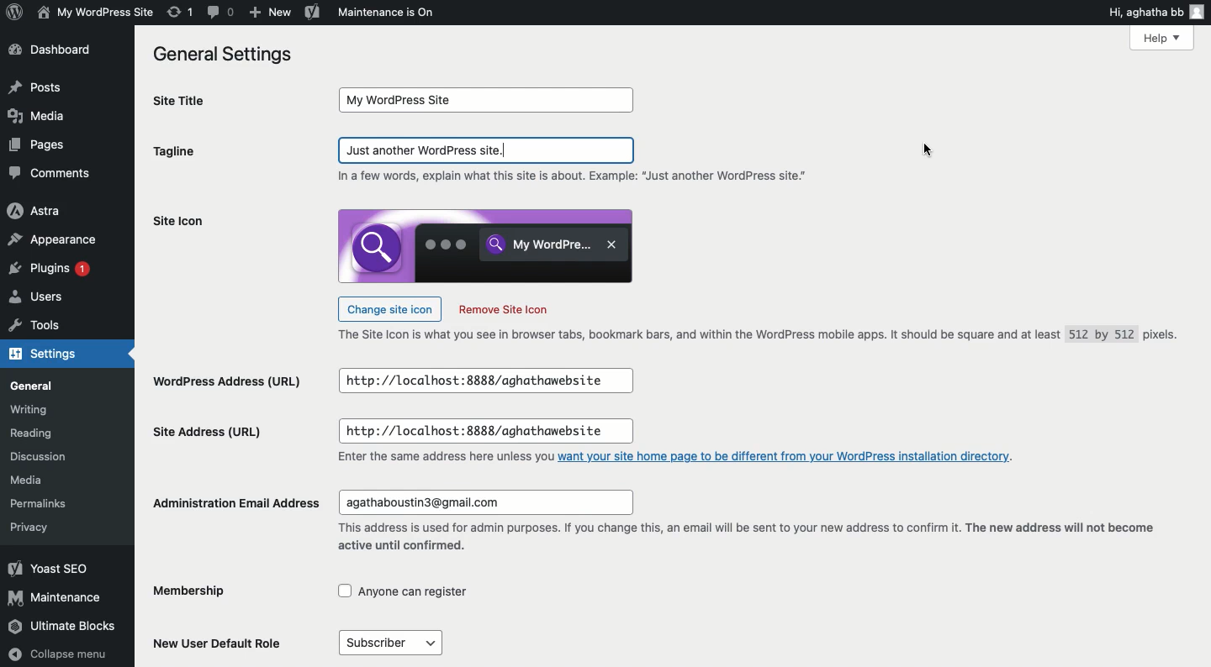 The width and height of the screenshot is (1211, 667). Describe the element at coordinates (36, 328) in the screenshot. I see `Tools` at that location.